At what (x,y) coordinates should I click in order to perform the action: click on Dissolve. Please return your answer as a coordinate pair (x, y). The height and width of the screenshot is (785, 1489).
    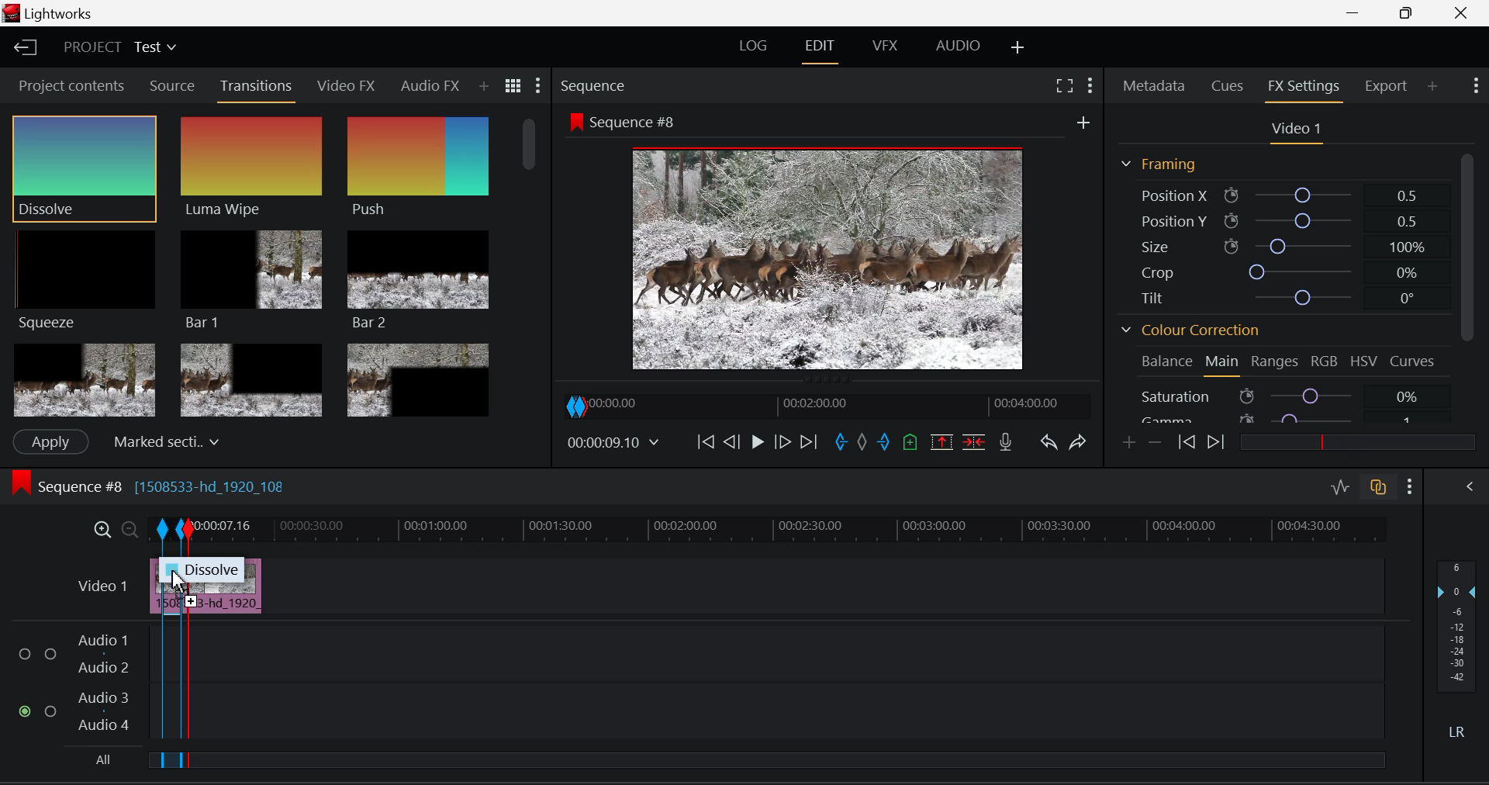
    Looking at the image, I should click on (219, 569).